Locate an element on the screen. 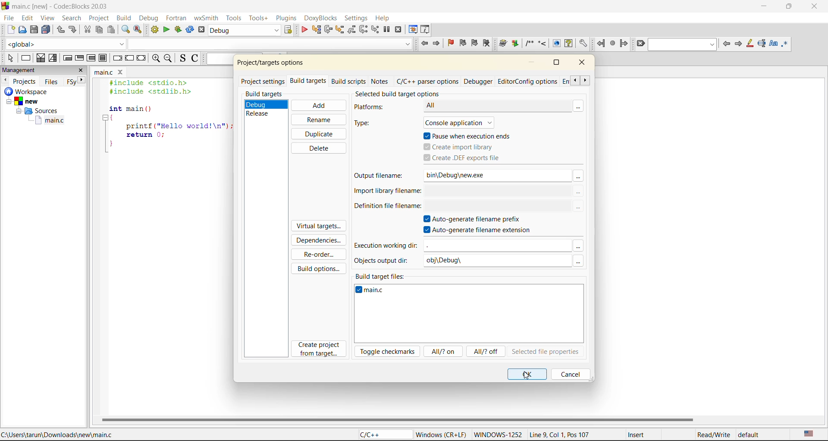 This screenshot has height=441, width=828. last jump is located at coordinates (612, 44).